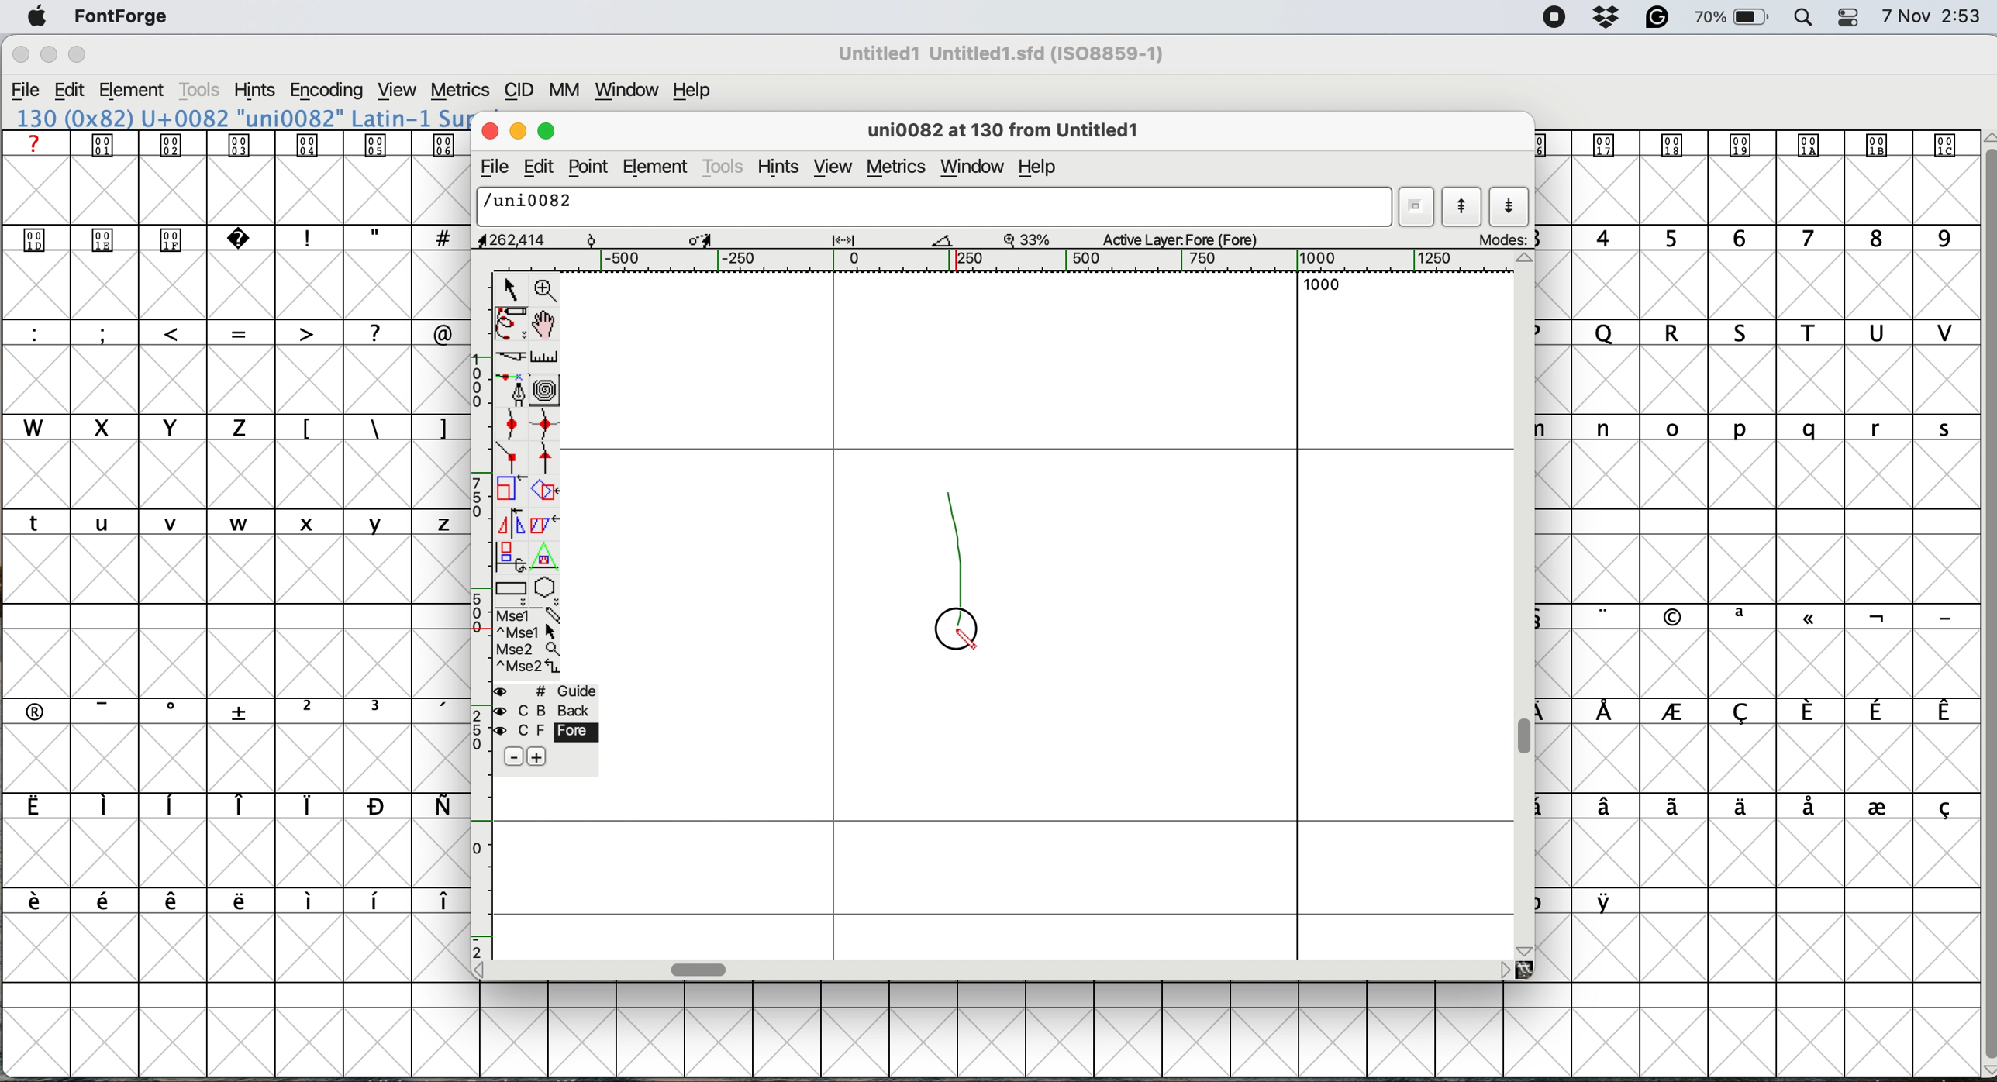 Image resolution: width=1997 pixels, height=1082 pixels. Describe the element at coordinates (1504, 239) in the screenshot. I see `modes` at that location.